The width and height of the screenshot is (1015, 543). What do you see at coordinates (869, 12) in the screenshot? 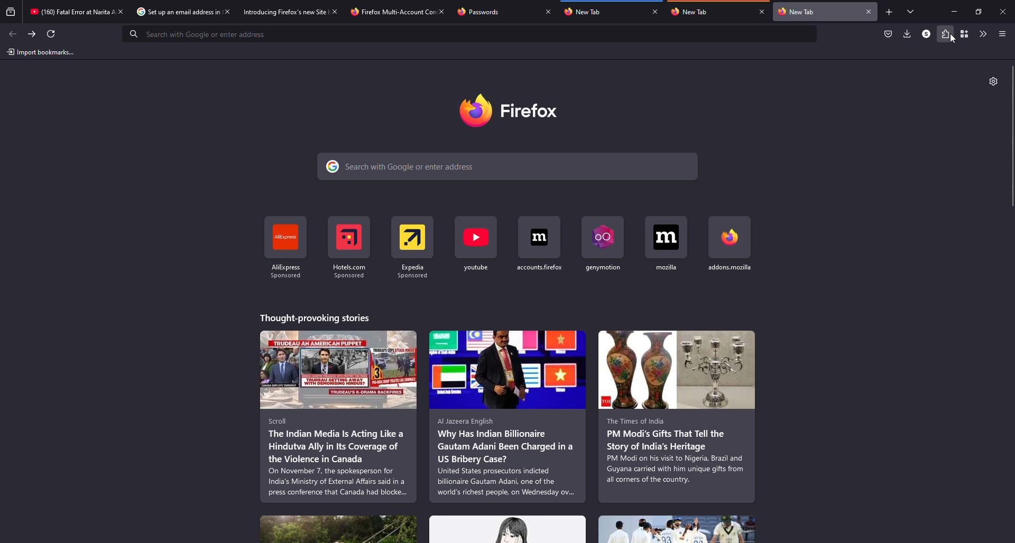
I see `close` at bounding box center [869, 12].